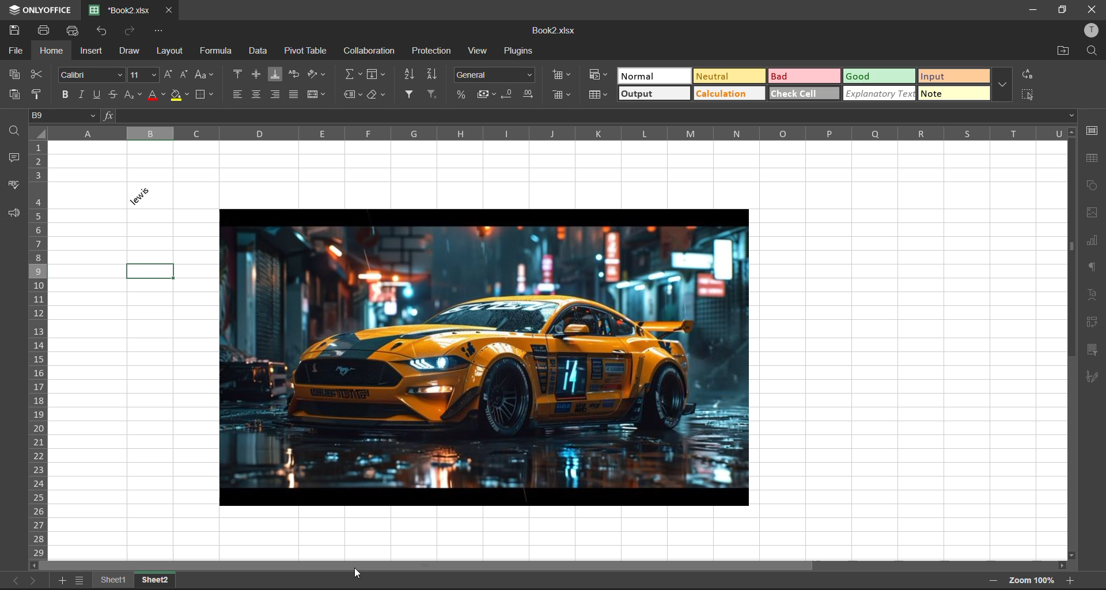  I want to click on decrement size, so click(186, 75).